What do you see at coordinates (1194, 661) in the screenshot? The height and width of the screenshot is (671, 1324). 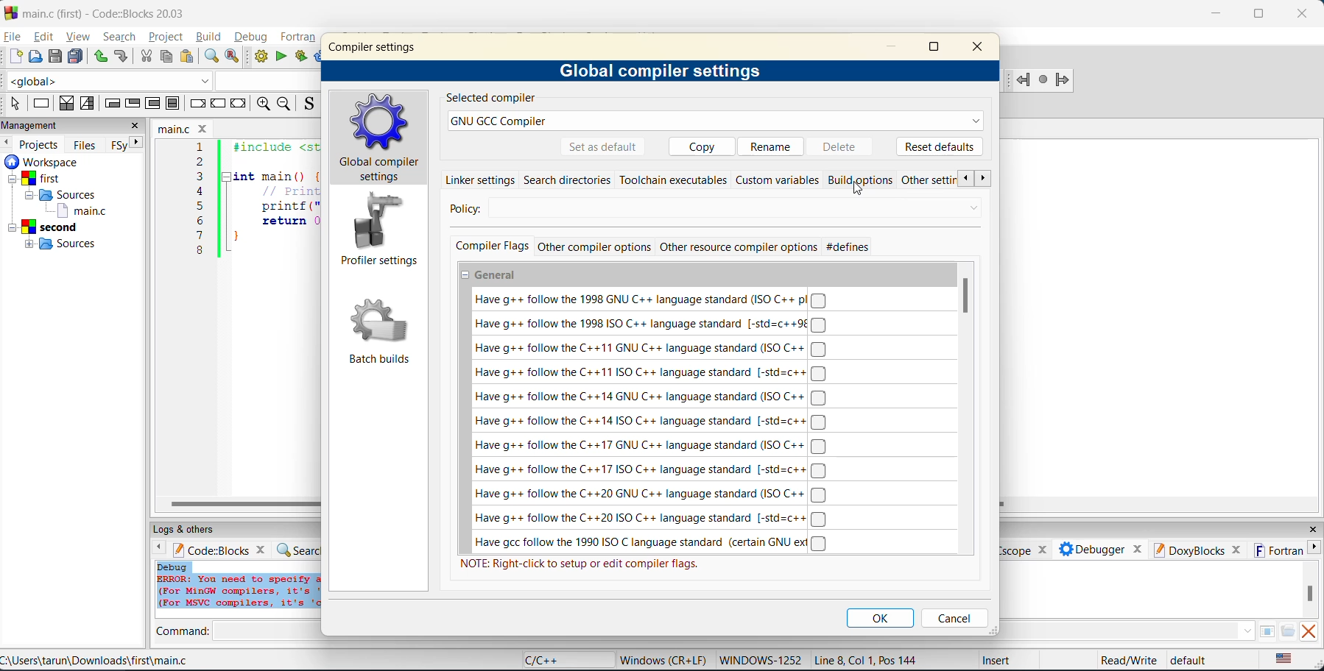 I see `default` at bounding box center [1194, 661].